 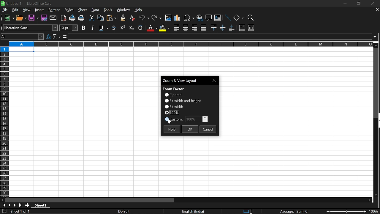 I want to click on current sheet, so click(x=23, y=212).